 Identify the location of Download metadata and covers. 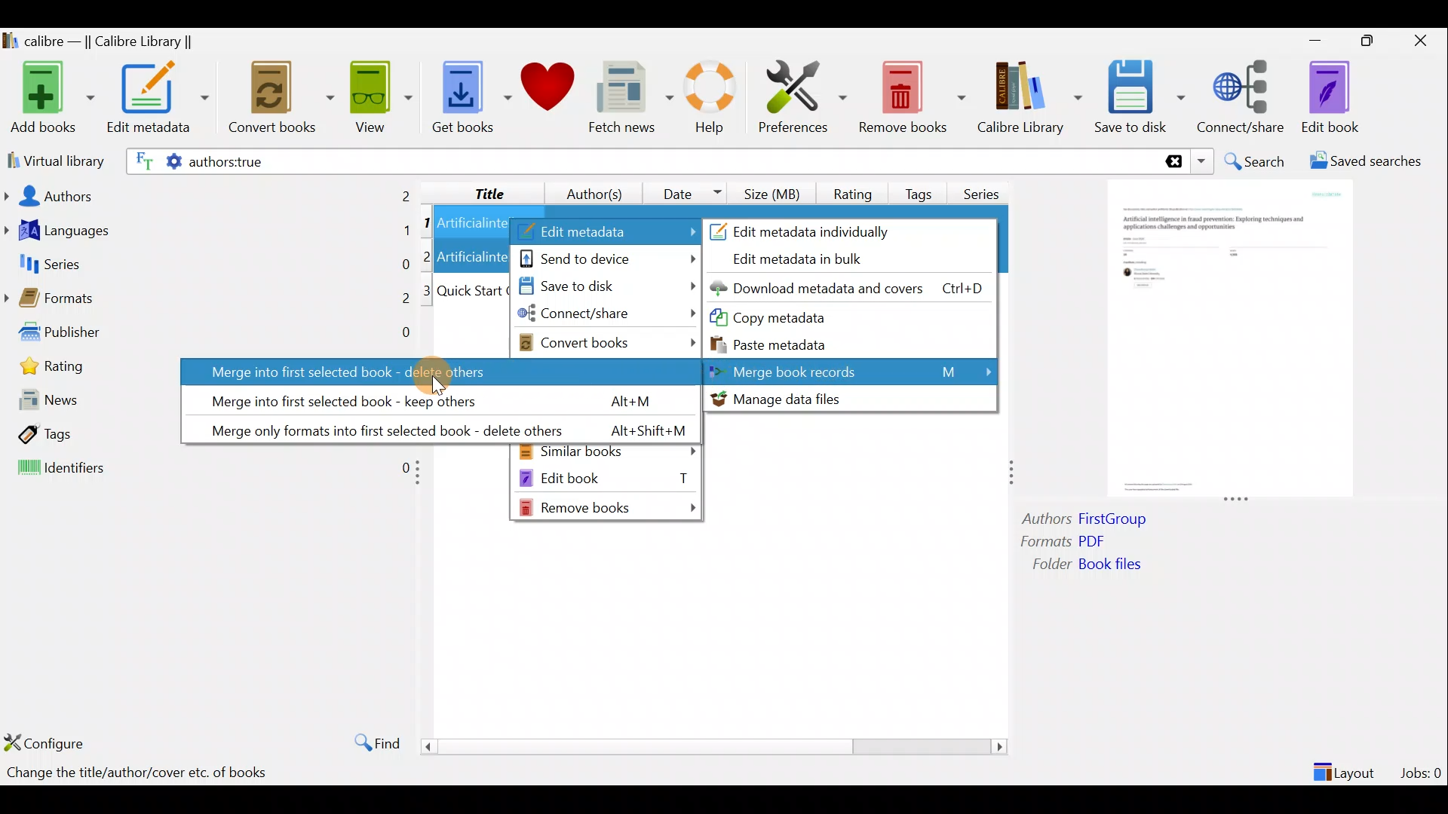
(853, 287).